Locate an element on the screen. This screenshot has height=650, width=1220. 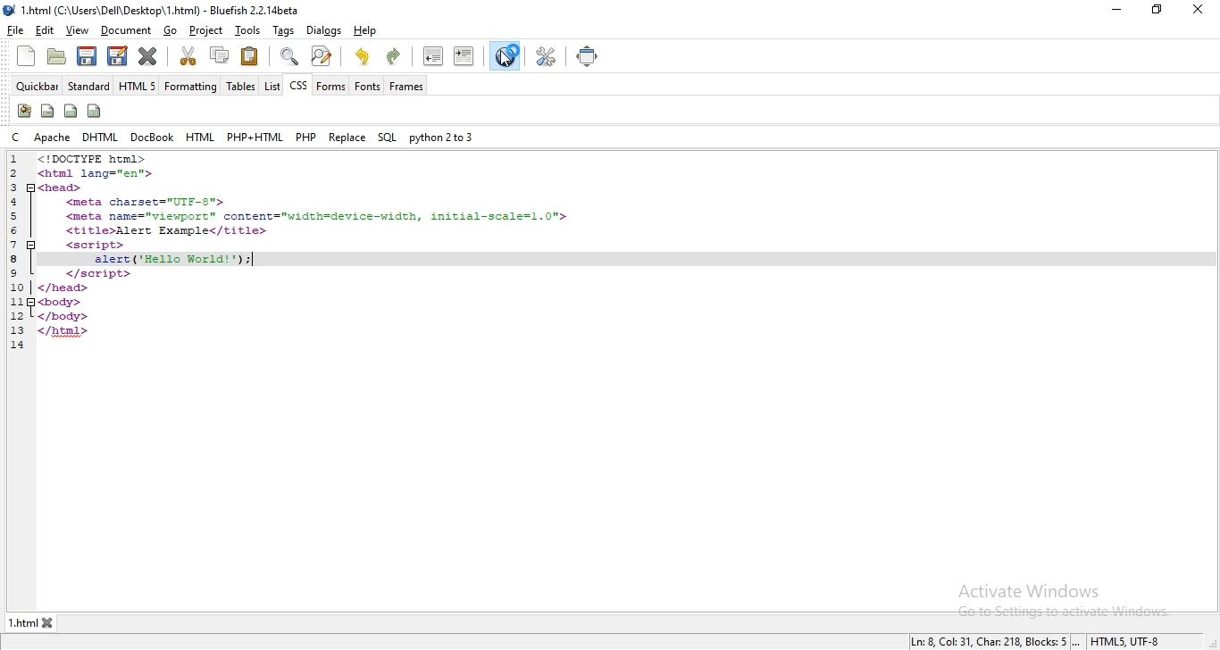
quickbar is located at coordinates (36, 85).